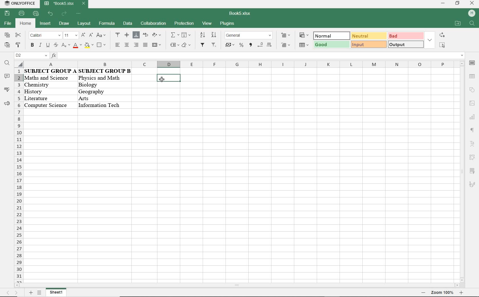 The height and width of the screenshot is (297, 479). What do you see at coordinates (472, 157) in the screenshot?
I see `sign` at bounding box center [472, 157].